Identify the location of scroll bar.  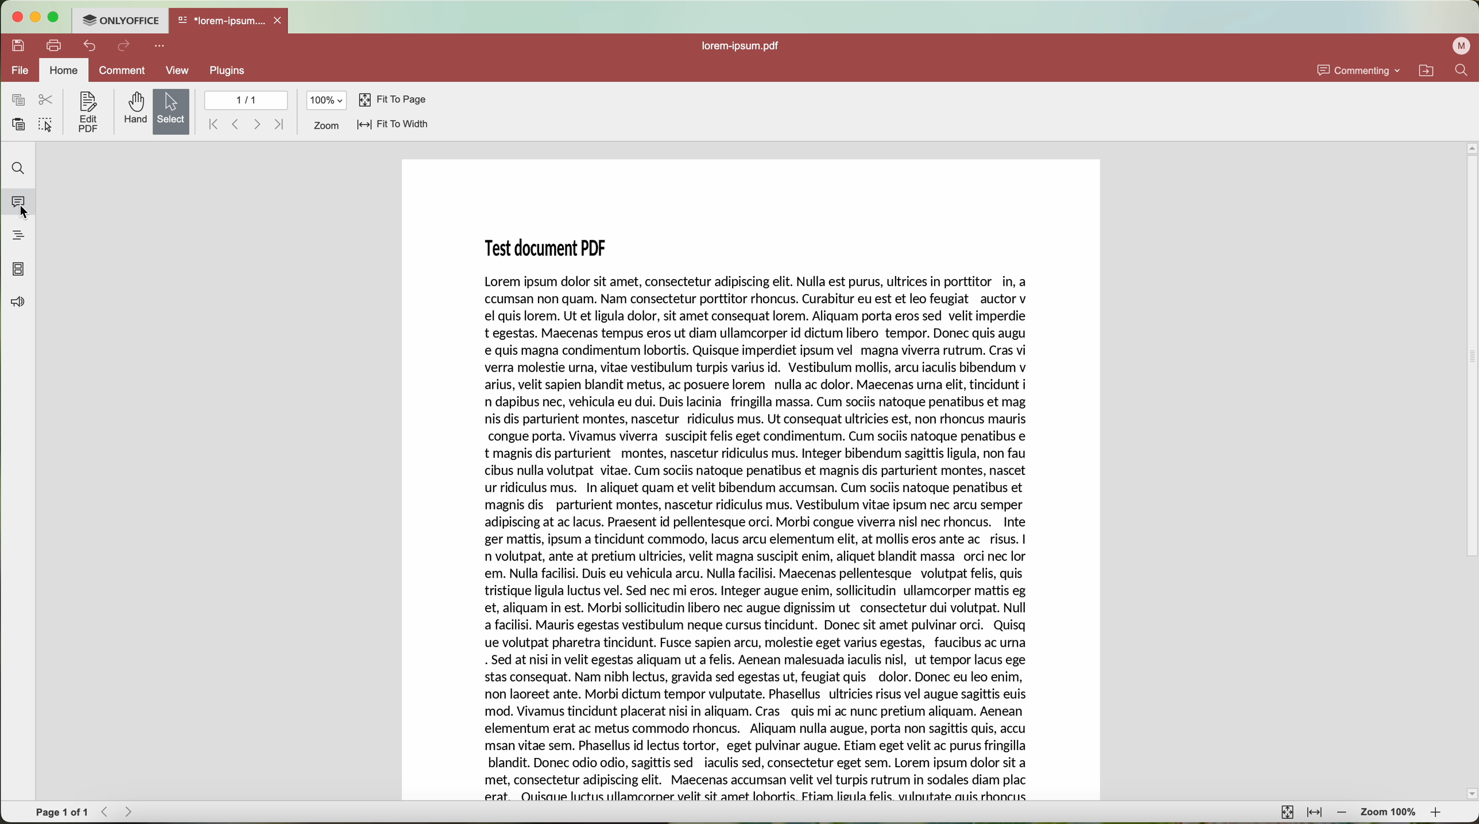
(1470, 471).